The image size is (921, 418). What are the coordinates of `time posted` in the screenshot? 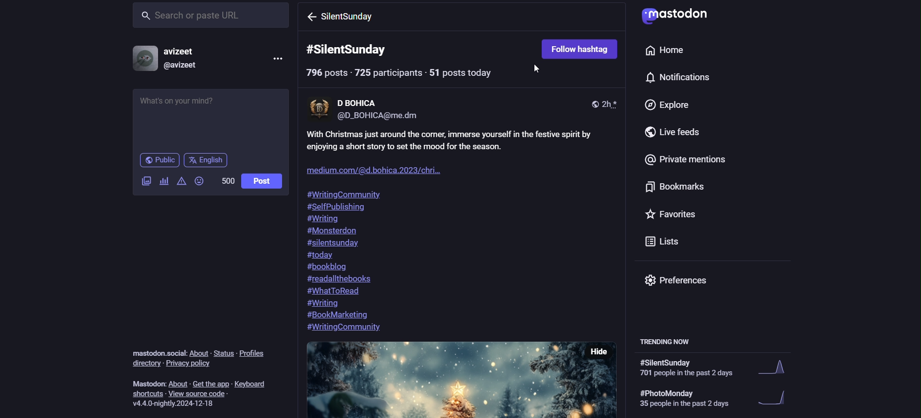 It's located at (611, 104).